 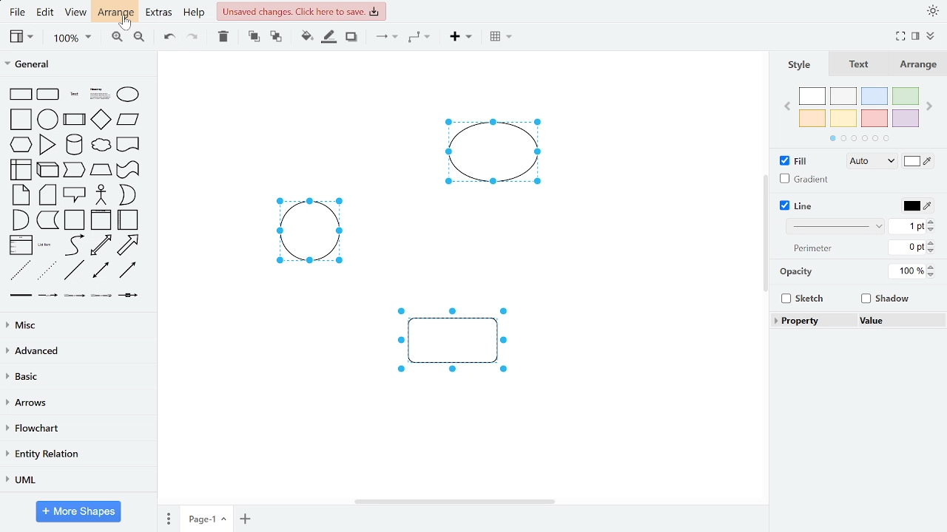 What do you see at coordinates (499, 38) in the screenshot?
I see `table` at bounding box center [499, 38].